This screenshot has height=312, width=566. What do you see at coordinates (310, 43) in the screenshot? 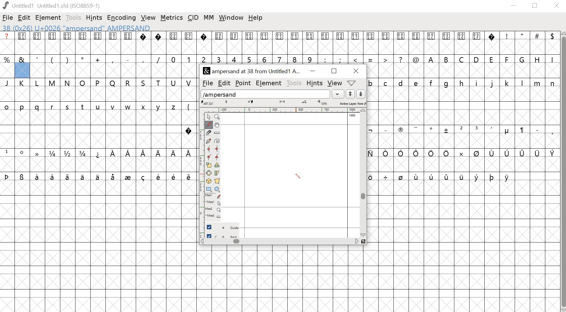
I see `0014` at bounding box center [310, 43].